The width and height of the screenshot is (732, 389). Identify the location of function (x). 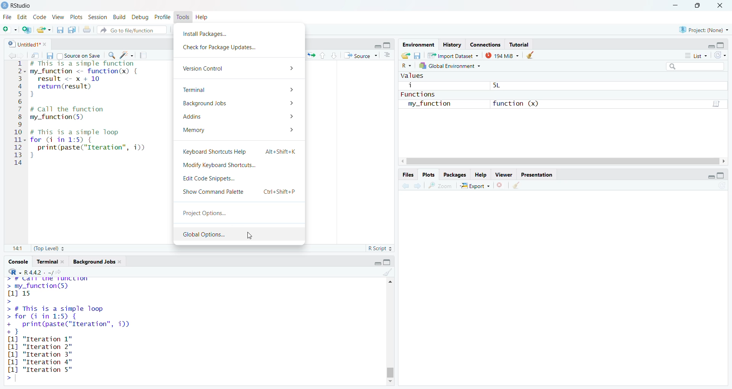
(515, 103).